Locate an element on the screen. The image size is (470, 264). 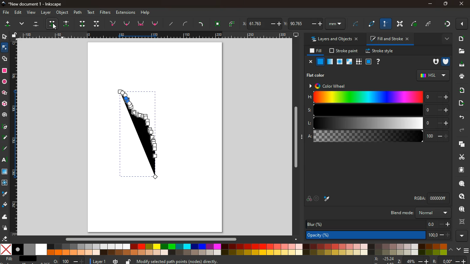
help is located at coordinates (377, 62).